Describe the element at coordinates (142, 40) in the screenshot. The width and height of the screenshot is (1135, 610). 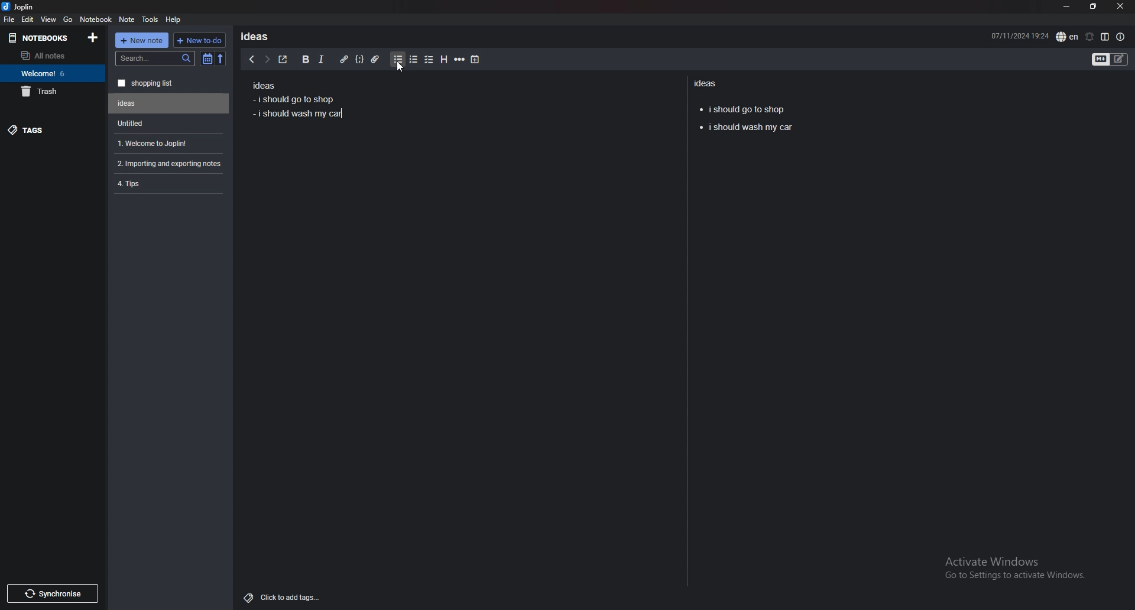
I see `new note` at that location.